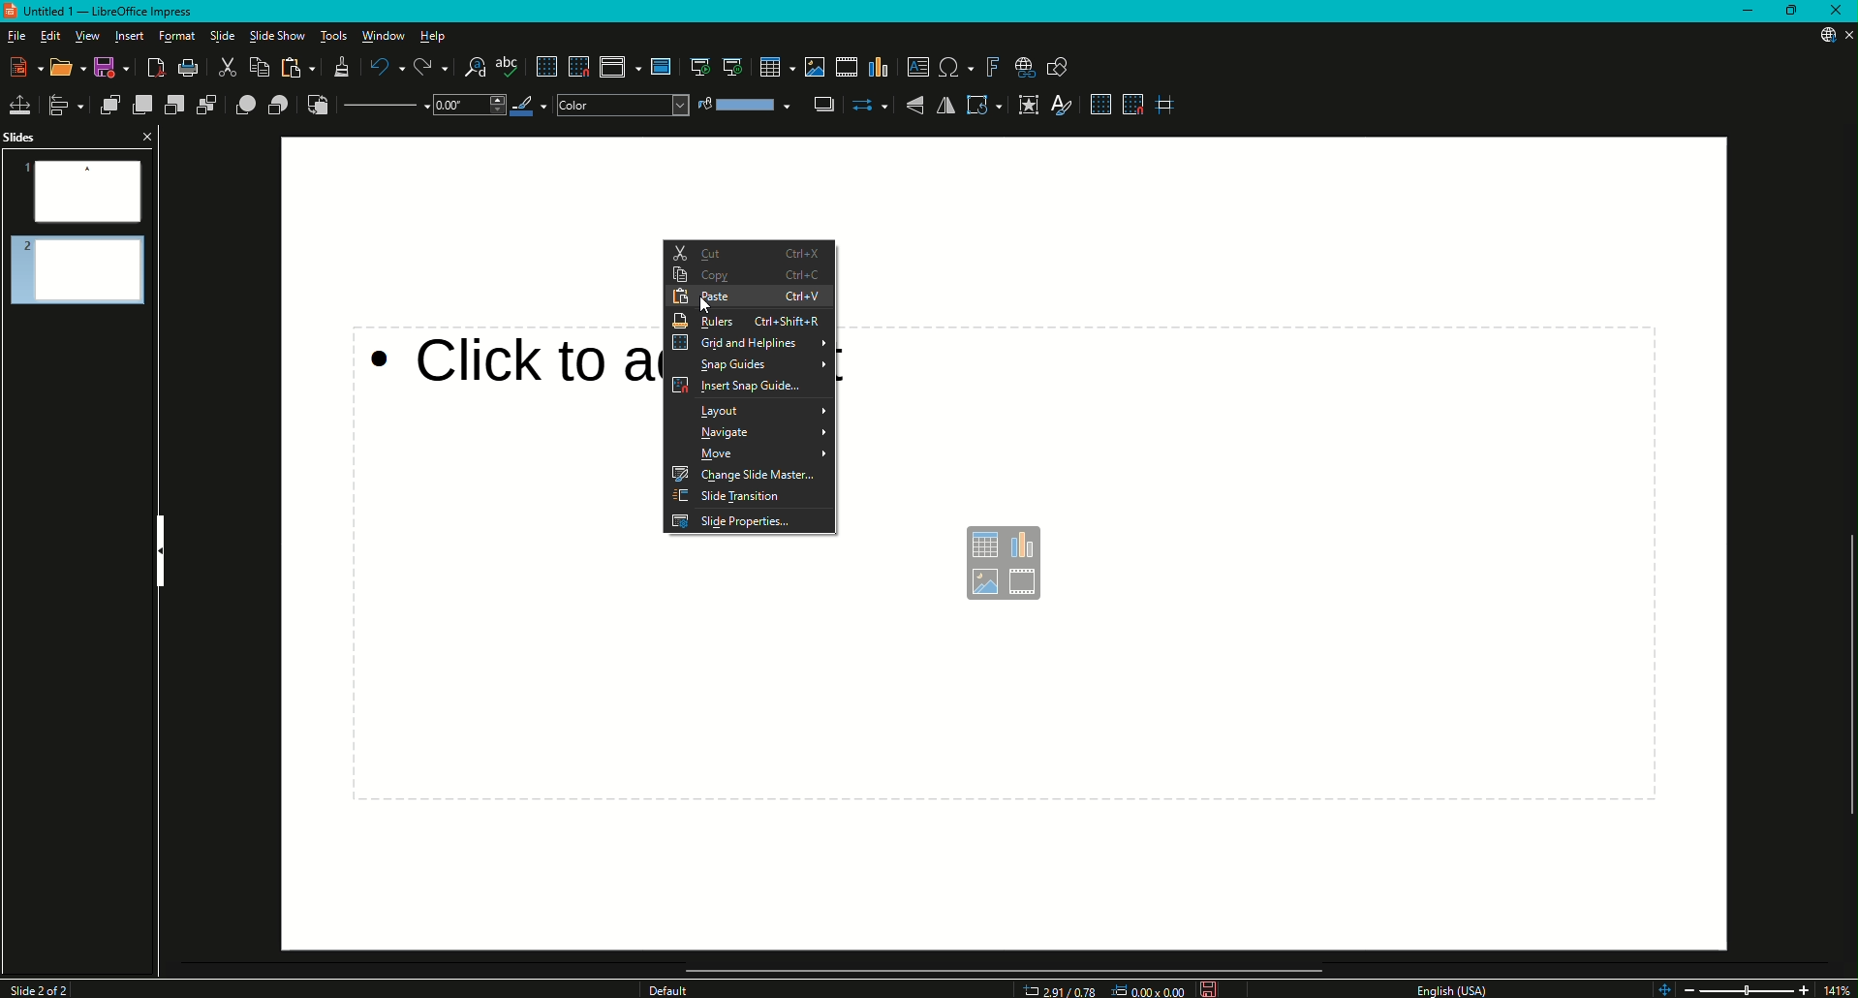 The height and width of the screenshot is (998, 1858). I want to click on Spelling, so click(507, 67).